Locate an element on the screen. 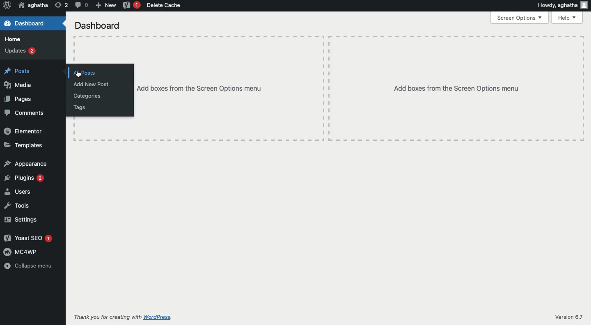  Home is located at coordinates (14, 39).